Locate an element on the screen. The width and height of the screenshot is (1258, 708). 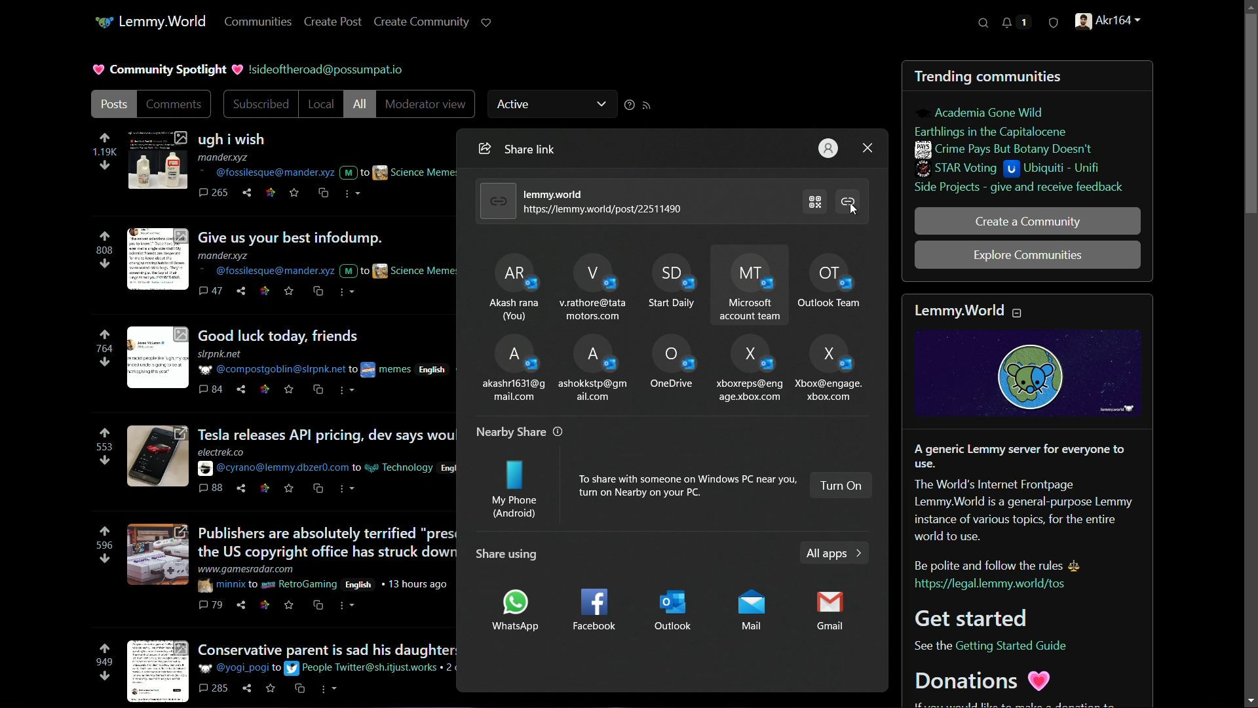
local is located at coordinates (318, 105).